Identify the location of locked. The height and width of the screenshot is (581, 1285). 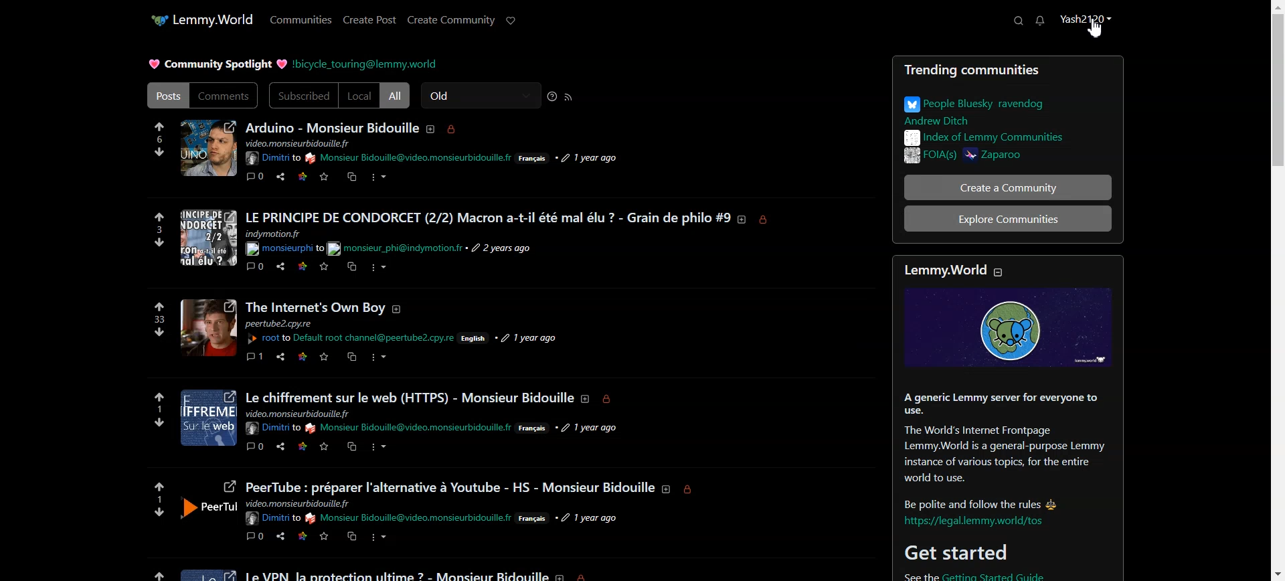
(588, 575).